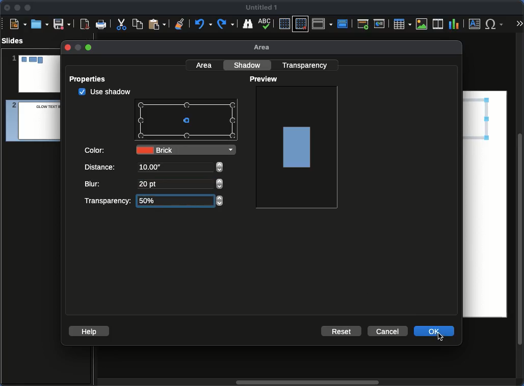  Describe the element at coordinates (67, 47) in the screenshot. I see `close` at that location.